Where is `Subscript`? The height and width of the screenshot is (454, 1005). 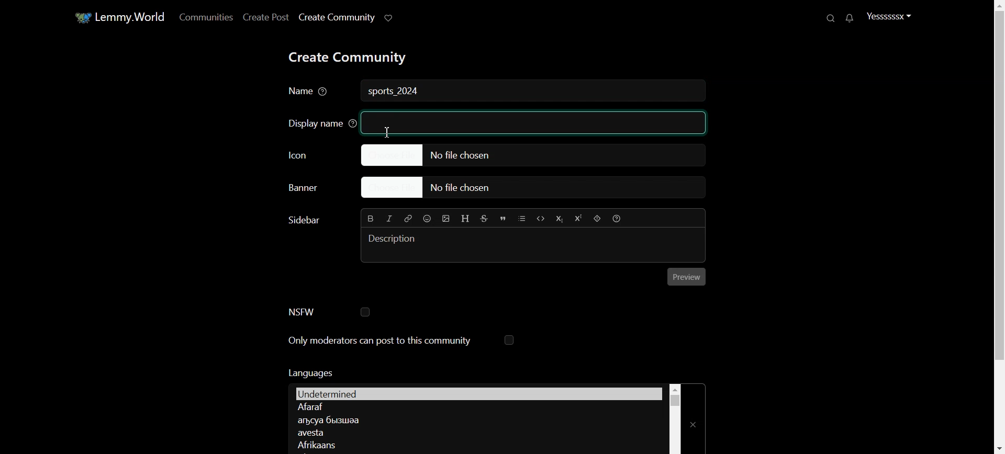 Subscript is located at coordinates (559, 219).